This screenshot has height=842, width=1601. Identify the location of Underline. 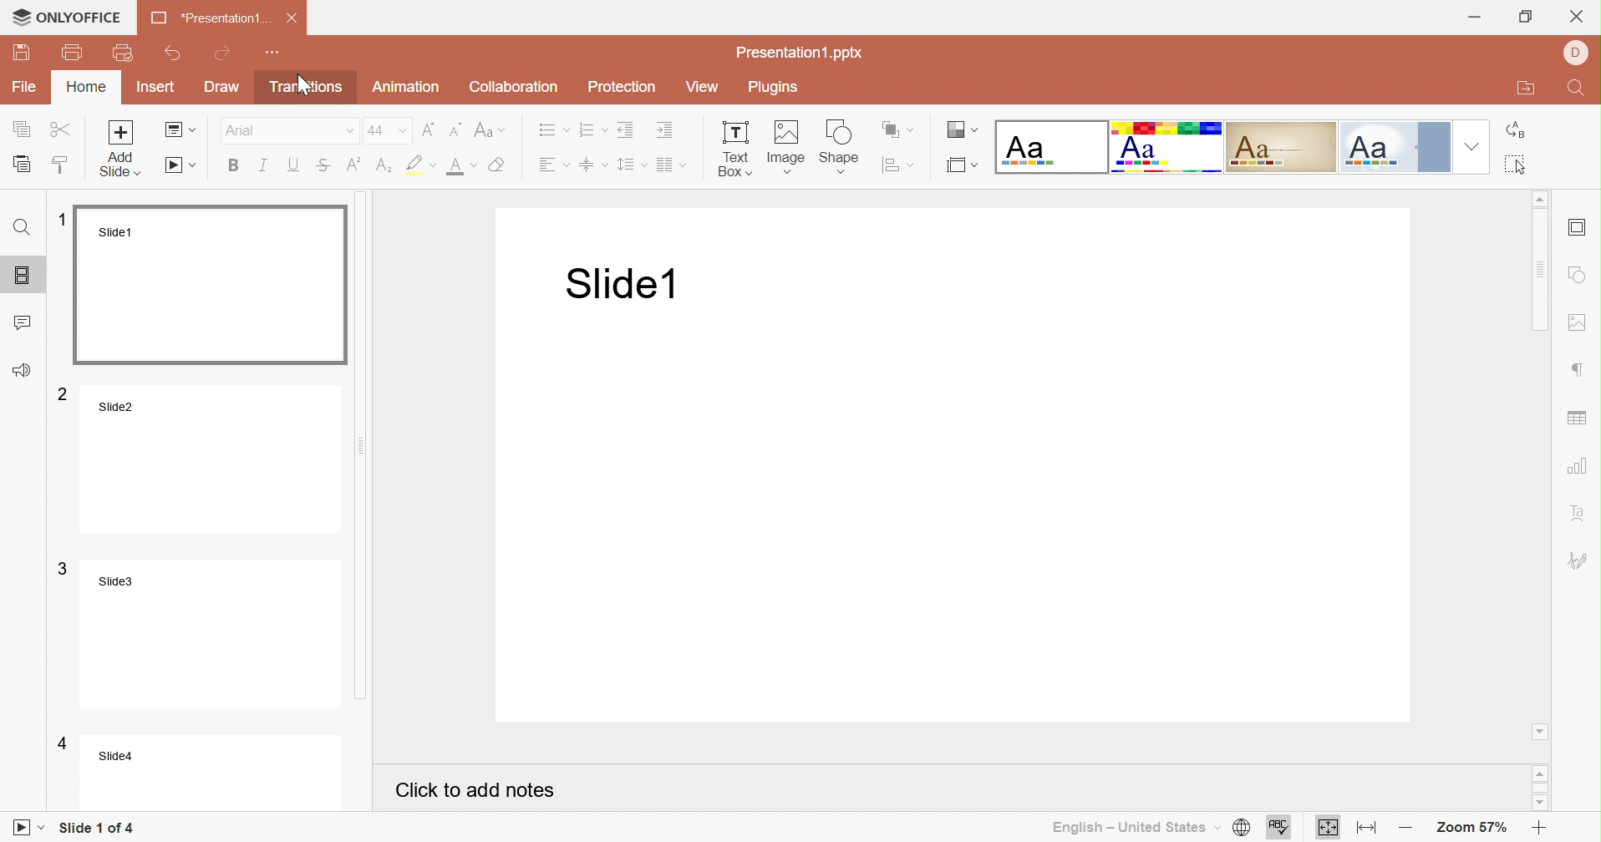
(298, 165).